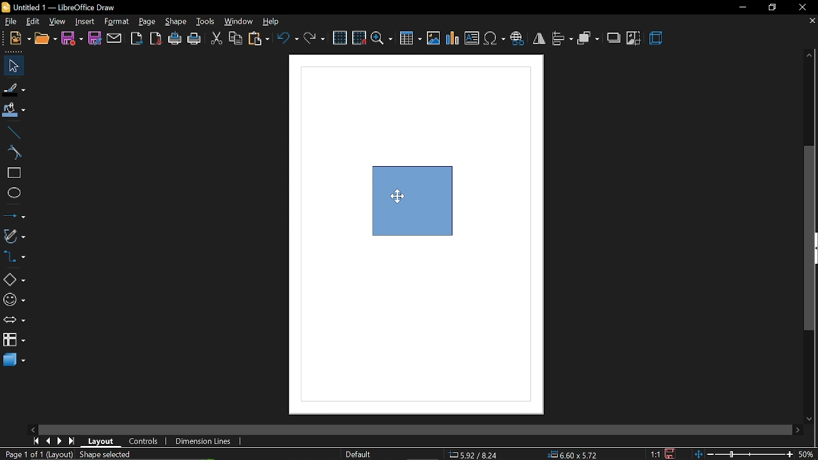 Image resolution: width=818 pixels, height=460 pixels. What do you see at coordinates (148, 22) in the screenshot?
I see `page` at bounding box center [148, 22].